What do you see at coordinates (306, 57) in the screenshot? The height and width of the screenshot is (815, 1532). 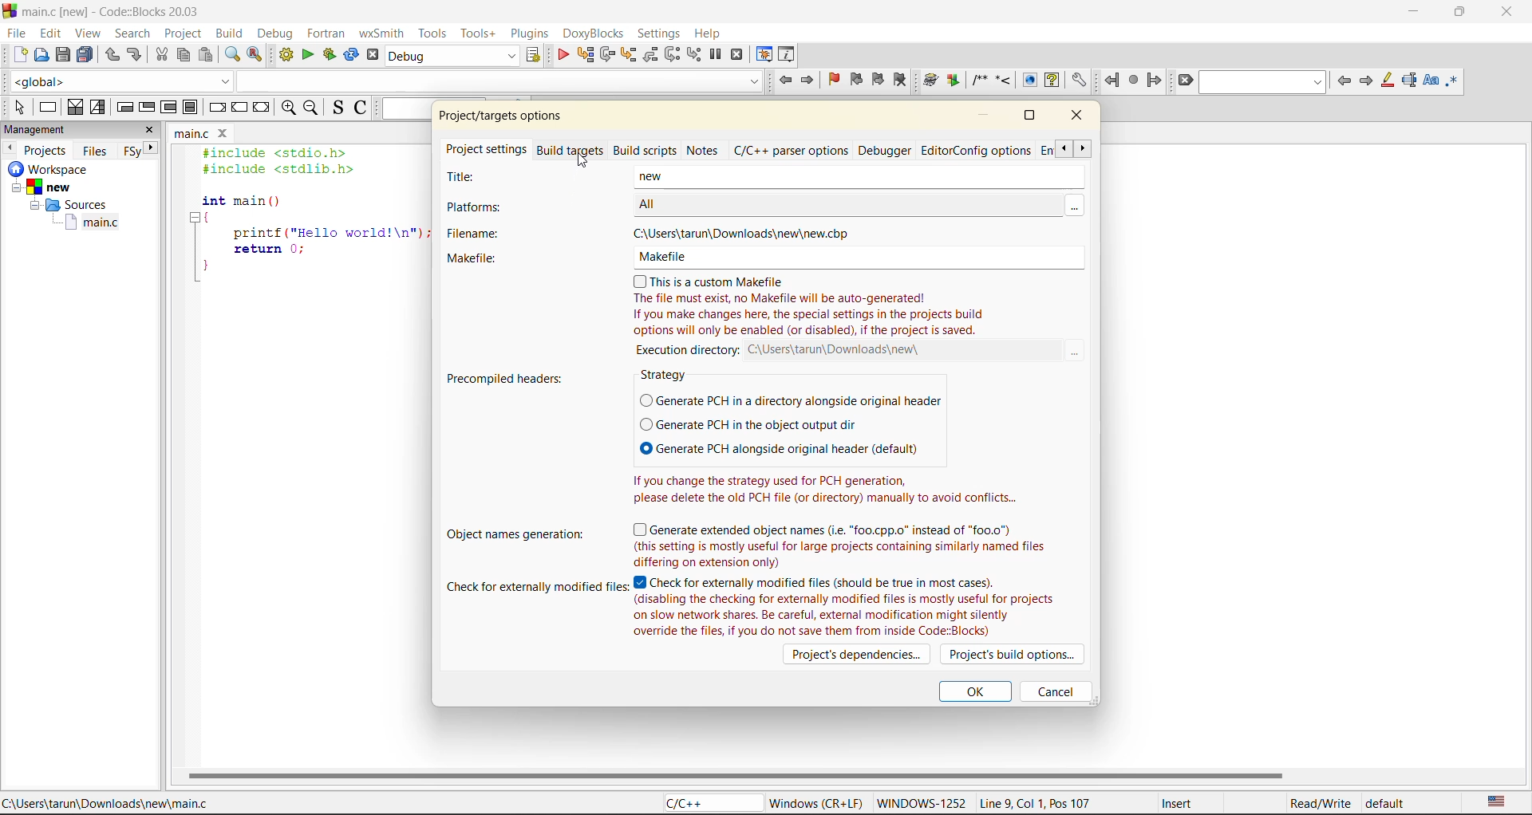 I see `run` at bounding box center [306, 57].